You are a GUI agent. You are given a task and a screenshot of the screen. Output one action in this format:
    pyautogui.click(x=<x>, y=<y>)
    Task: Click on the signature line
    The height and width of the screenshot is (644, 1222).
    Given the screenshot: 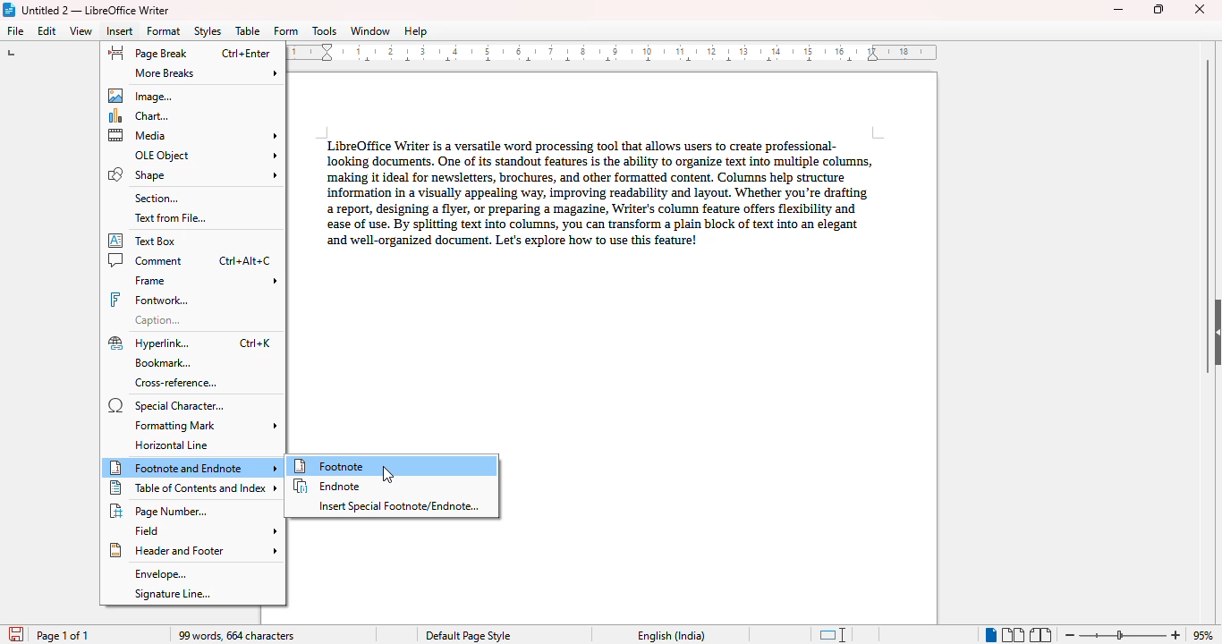 What is the action you would take?
    pyautogui.click(x=173, y=594)
    